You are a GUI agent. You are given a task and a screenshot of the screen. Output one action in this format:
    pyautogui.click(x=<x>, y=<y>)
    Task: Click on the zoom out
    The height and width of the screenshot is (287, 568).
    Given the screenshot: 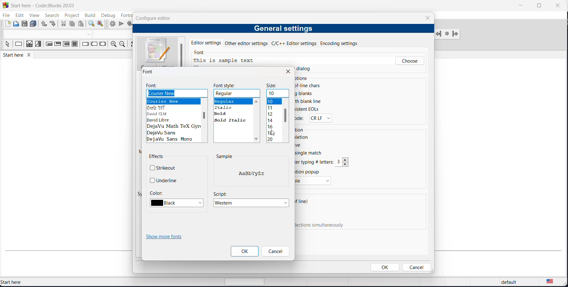 What is the action you would take?
    pyautogui.click(x=122, y=44)
    